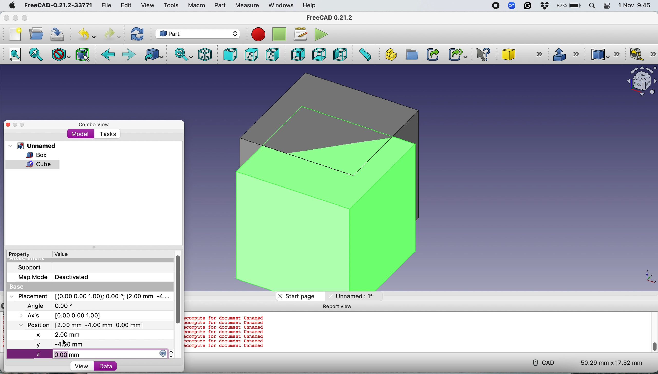 This screenshot has height=374, width=658. What do you see at coordinates (18, 55) in the screenshot?
I see `Fit all` at bounding box center [18, 55].